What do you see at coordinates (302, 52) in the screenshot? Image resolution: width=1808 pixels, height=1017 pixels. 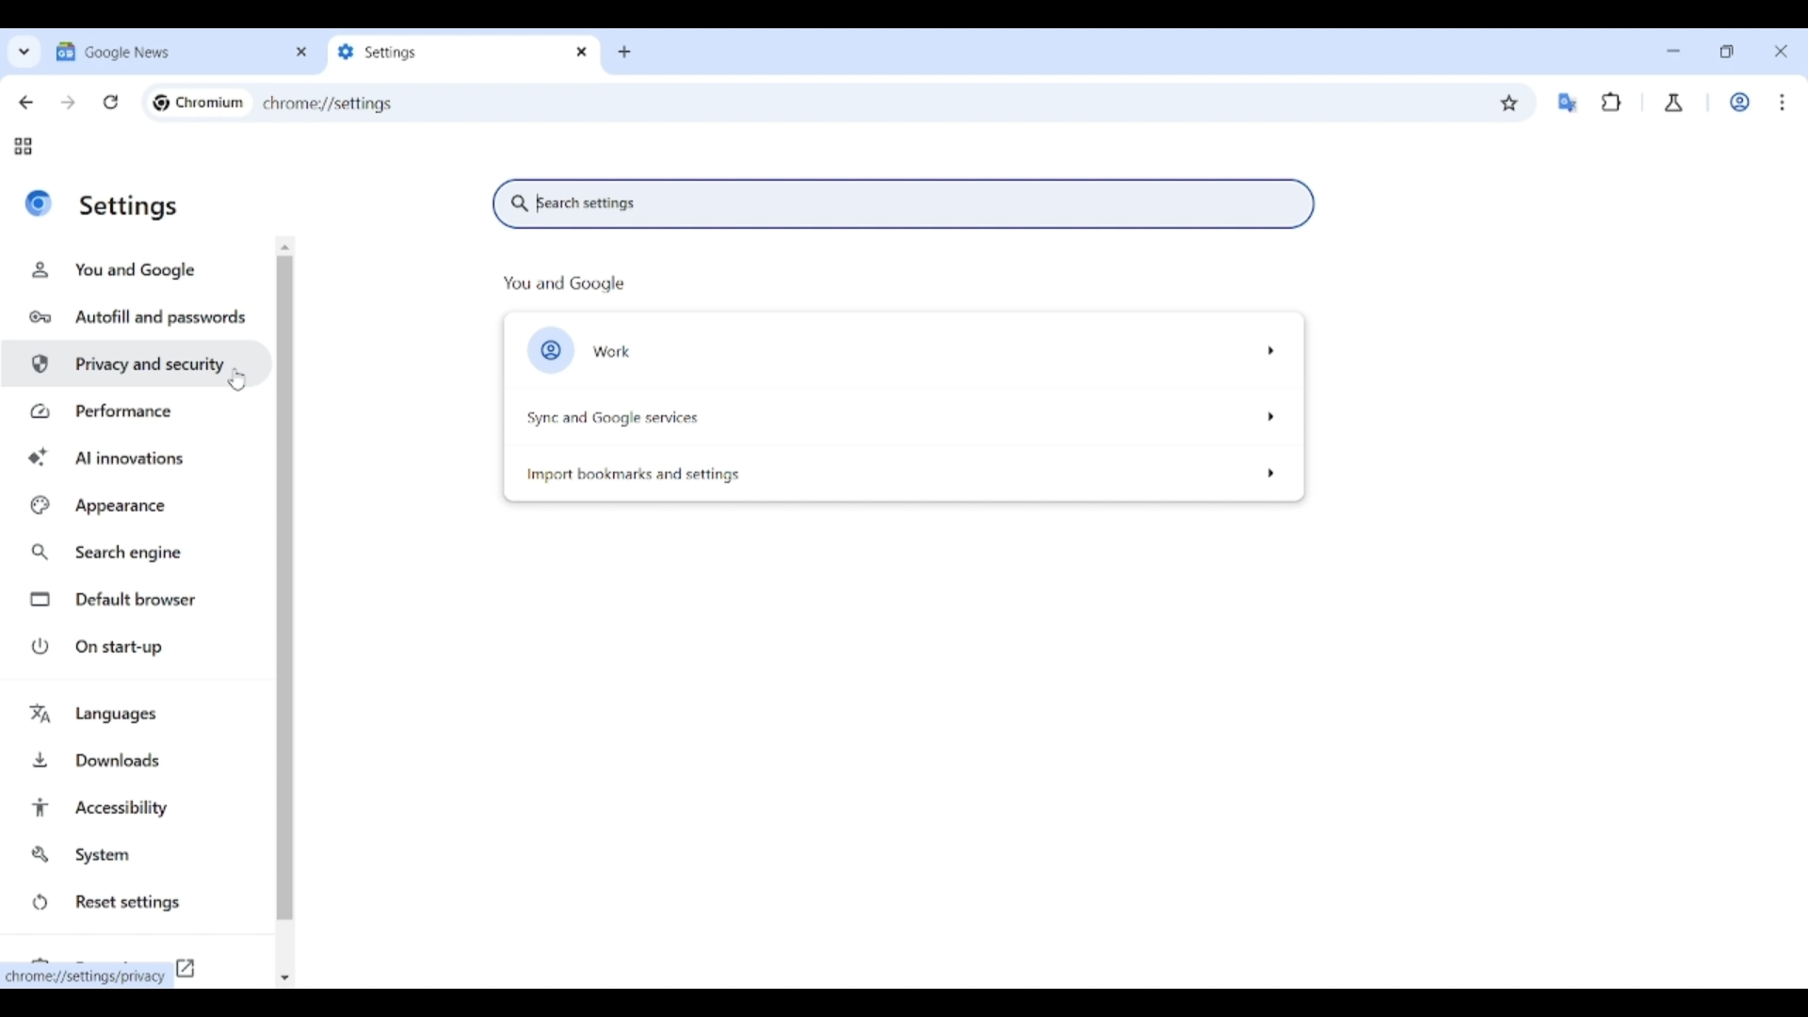 I see `Close tab 1` at bounding box center [302, 52].